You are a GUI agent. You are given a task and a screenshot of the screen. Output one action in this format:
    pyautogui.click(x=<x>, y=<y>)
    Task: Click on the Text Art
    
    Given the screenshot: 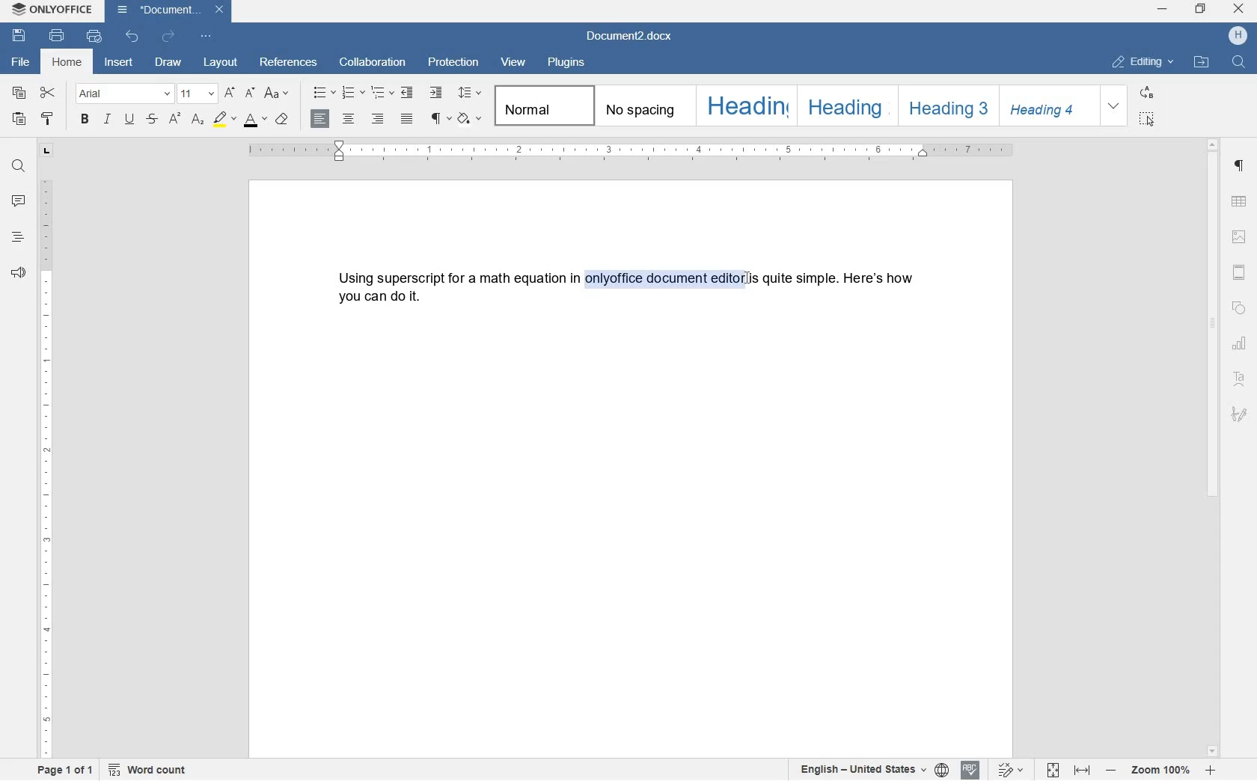 What is the action you would take?
    pyautogui.click(x=1240, y=379)
    